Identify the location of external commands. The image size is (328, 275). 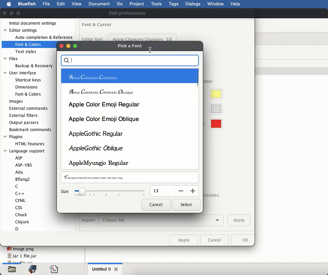
(28, 108).